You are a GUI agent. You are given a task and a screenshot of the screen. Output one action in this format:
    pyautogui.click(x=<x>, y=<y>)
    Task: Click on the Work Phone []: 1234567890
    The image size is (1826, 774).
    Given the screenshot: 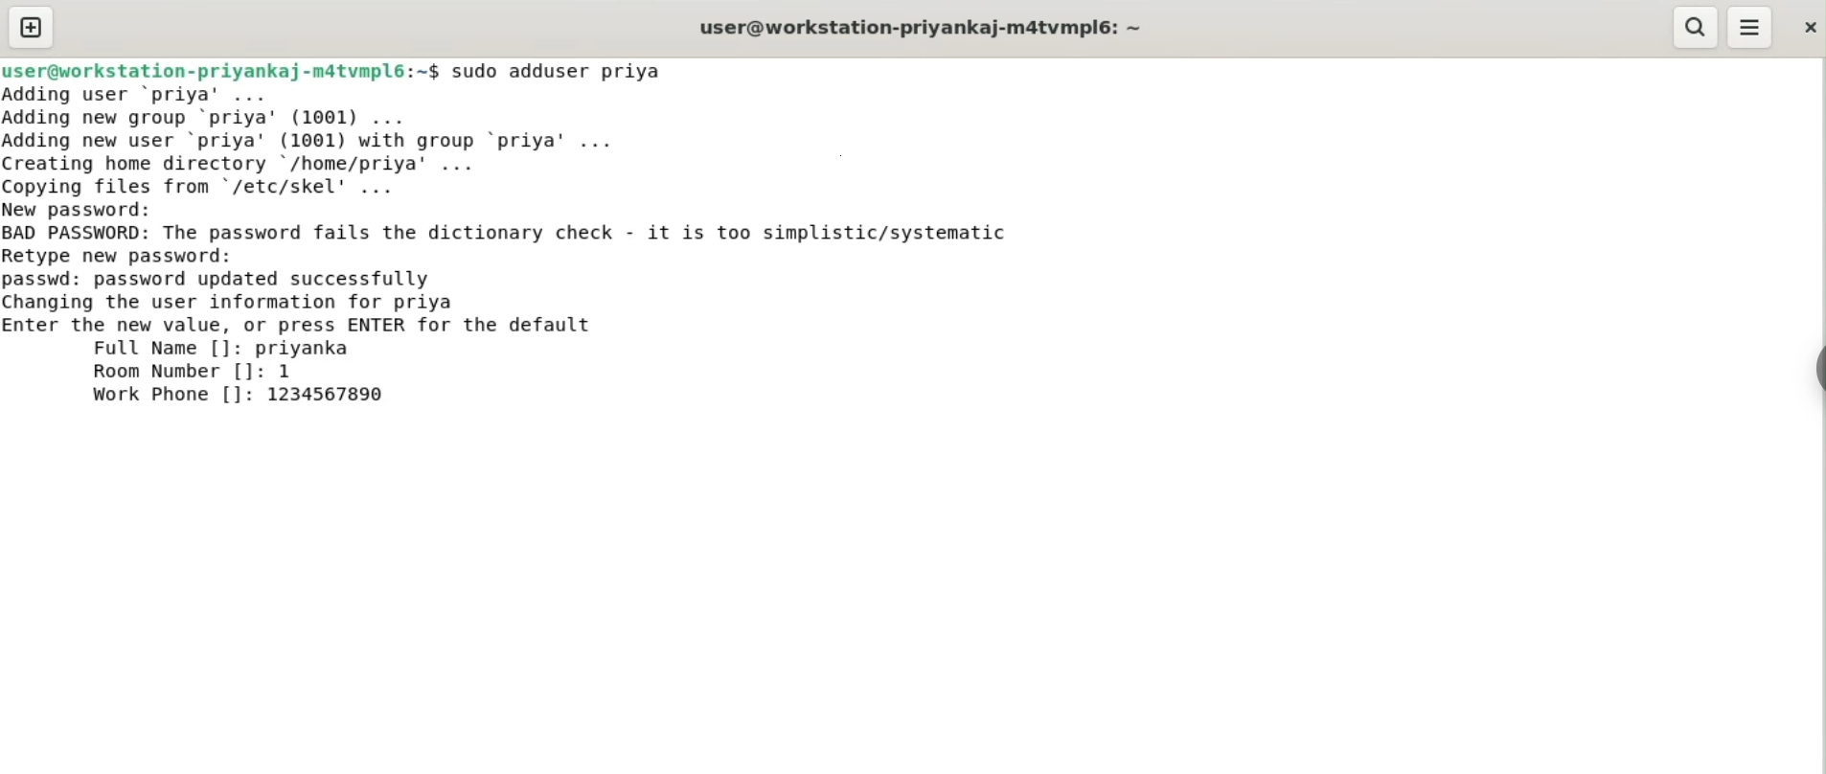 What is the action you would take?
    pyautogui.click(x=242, y=395)
    